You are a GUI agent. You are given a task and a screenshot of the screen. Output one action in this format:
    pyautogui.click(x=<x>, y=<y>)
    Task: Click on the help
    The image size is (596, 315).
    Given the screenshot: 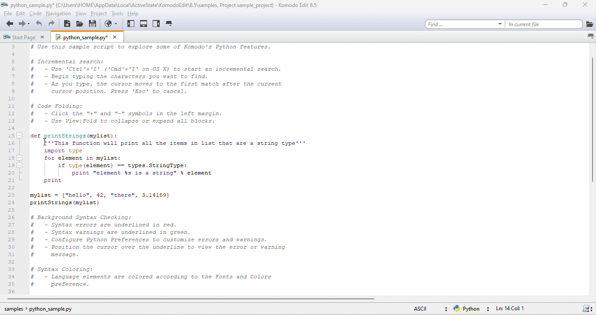 What is the action you would take?
    pyautogui.click(x=137, y=15)
    